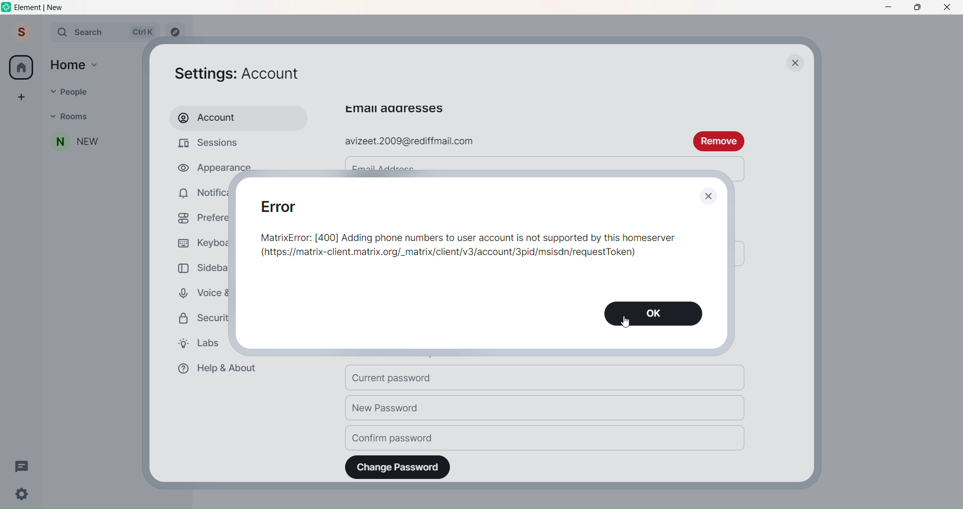 The width and height of the screenshot is (963, 509). Describe the element at coordinates (197, 320) in the screenshot. I see `security` at that location.